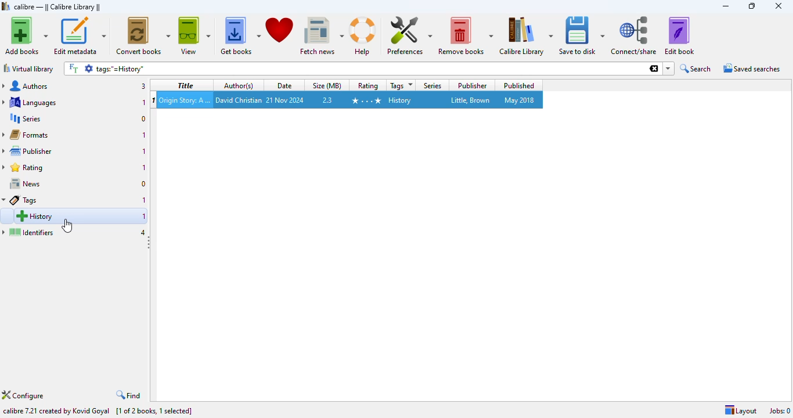  Describe the element at coordinates (635, 35) in the screenshot. I see `connect/share` at that location.